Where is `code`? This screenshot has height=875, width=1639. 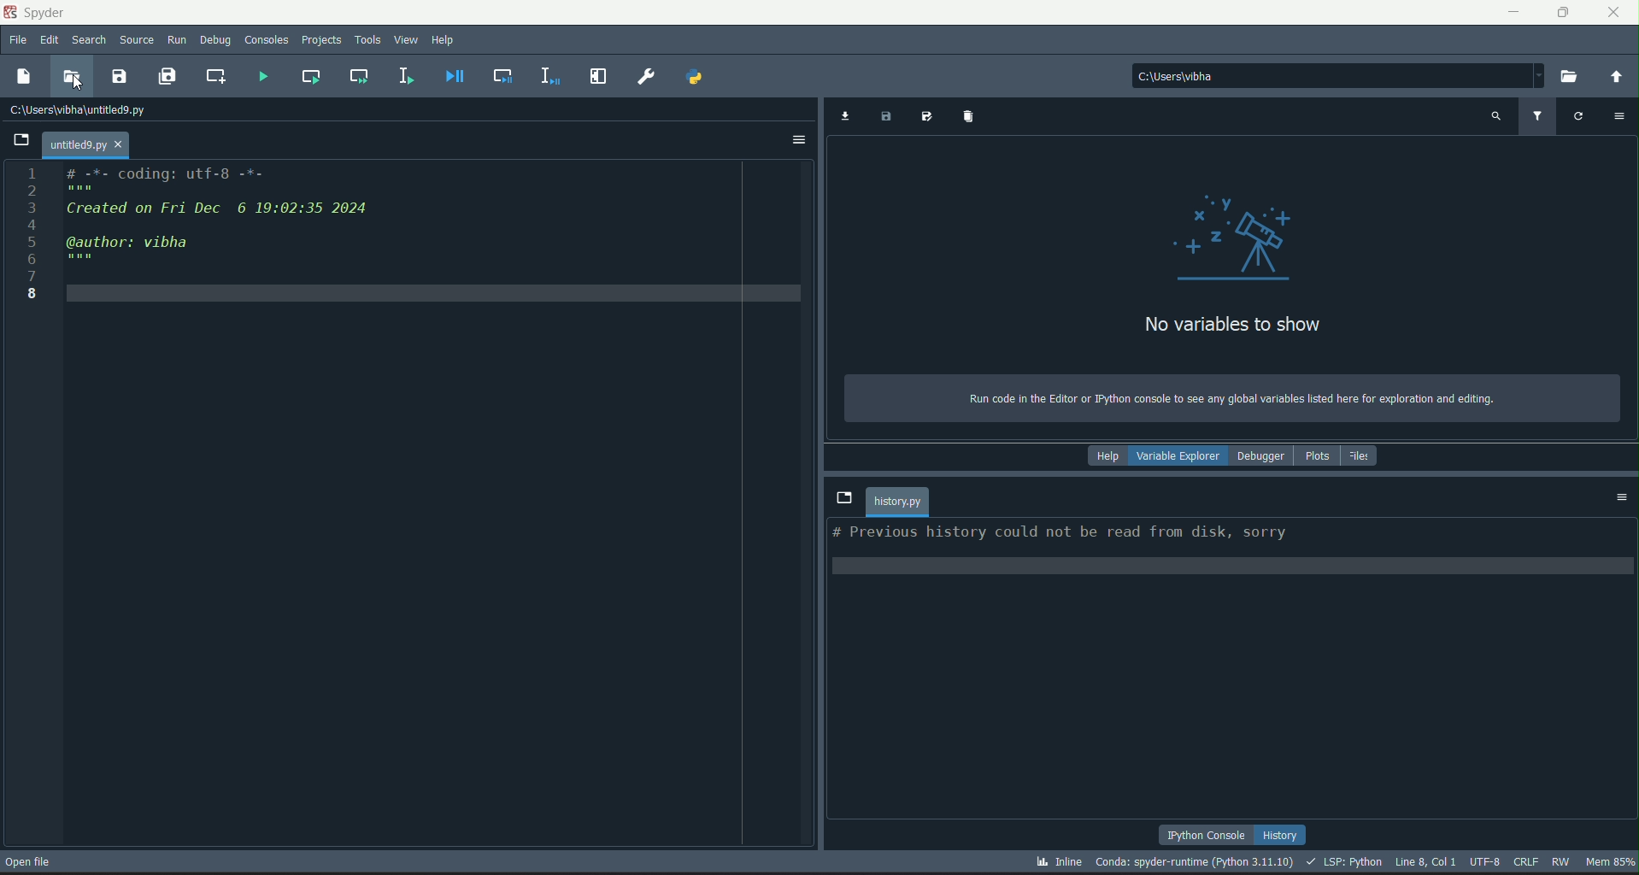 code is located at coordinates (220, 214).